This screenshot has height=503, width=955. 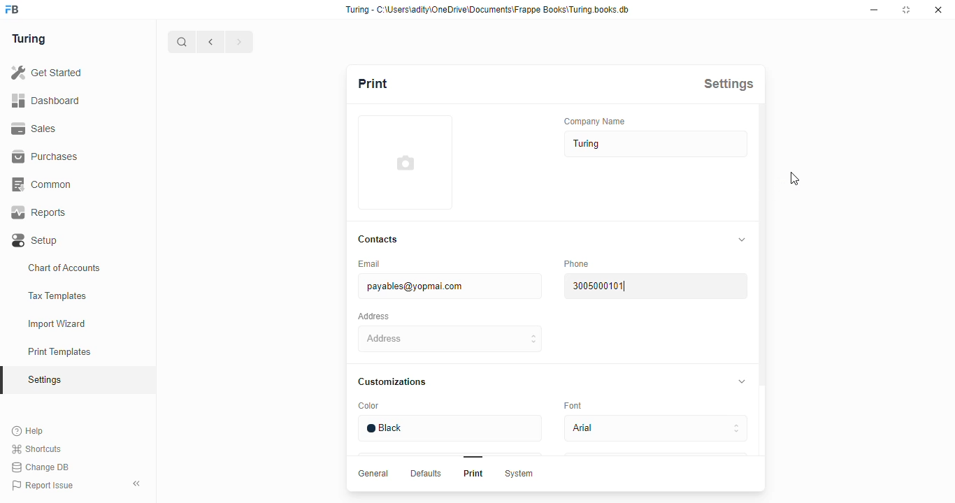 I want to click on Address, so click(x=376, y=316).